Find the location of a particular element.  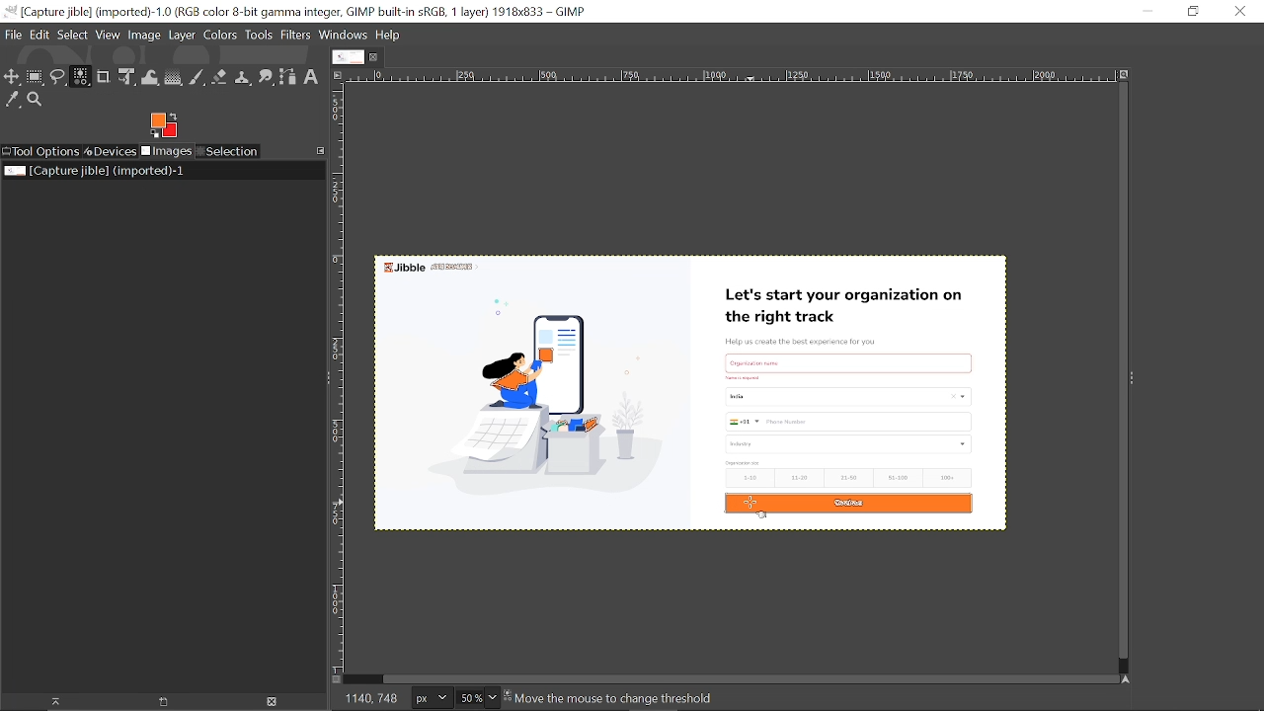

Close current tab is located at coordinates (378, 56).